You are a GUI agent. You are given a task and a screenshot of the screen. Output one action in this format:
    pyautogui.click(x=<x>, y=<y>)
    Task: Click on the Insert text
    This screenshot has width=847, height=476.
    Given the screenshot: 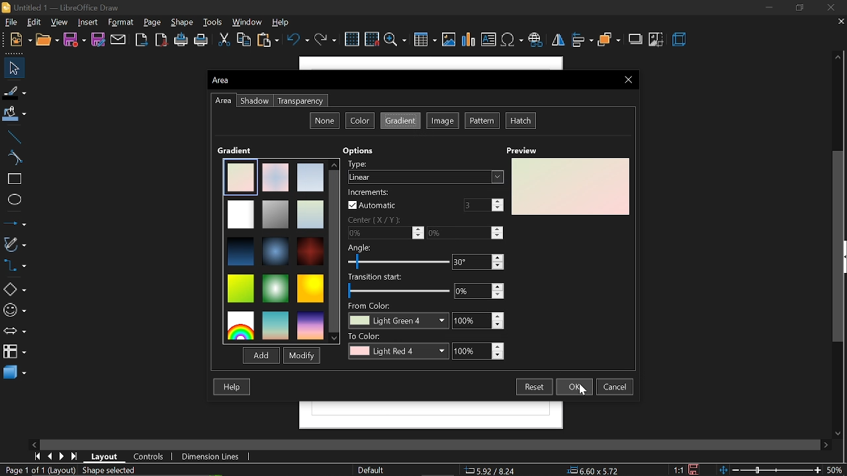 What is the action you would take?
    pyautogui.click(x=488, y=40)
    